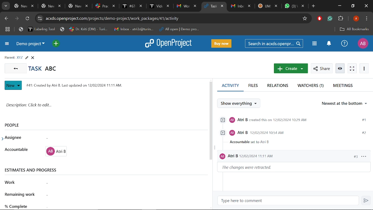 The width and height of the screenshot is (373, 210). I want to click on Profile, so click(363, 43).